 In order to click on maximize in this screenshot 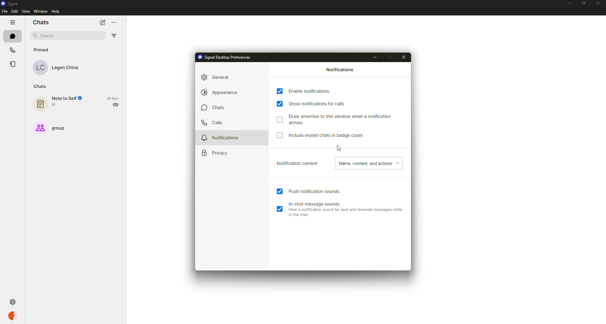, I will do `click(391, 56)`.